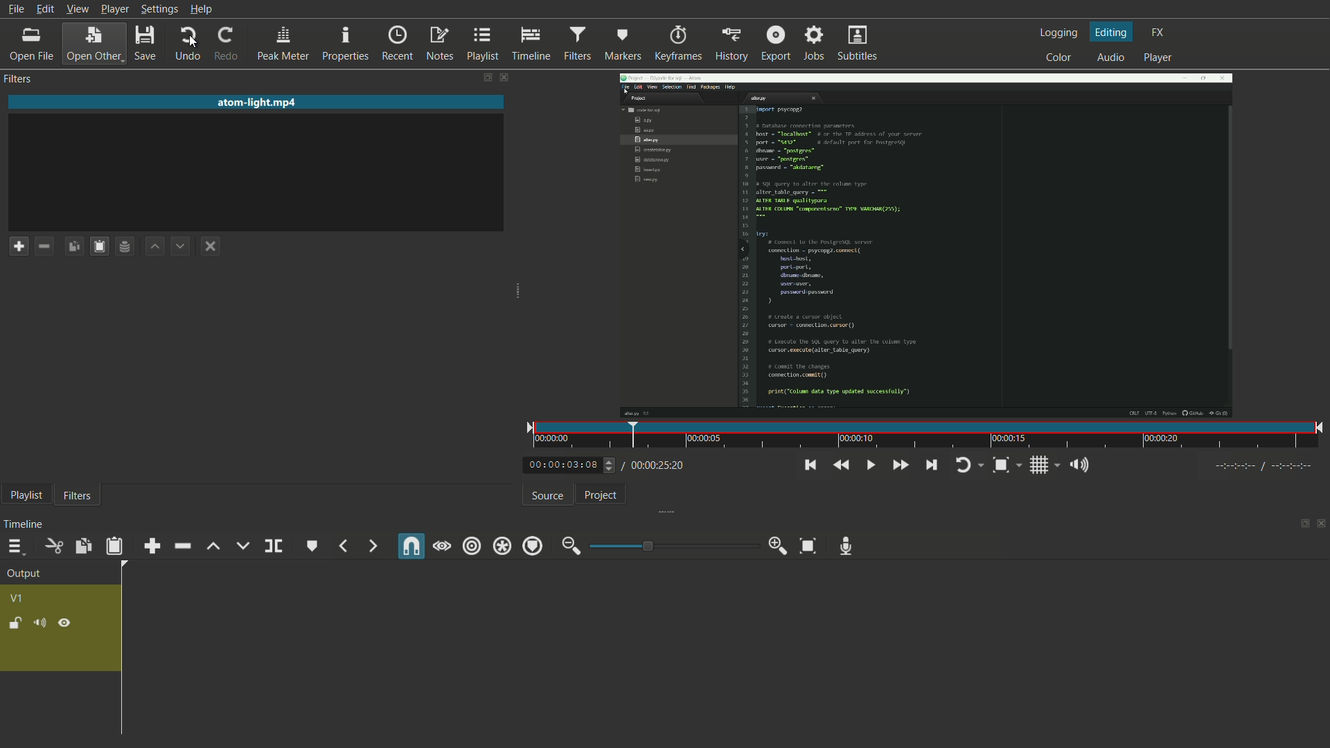  I want to click on paste, so click(113, 546).